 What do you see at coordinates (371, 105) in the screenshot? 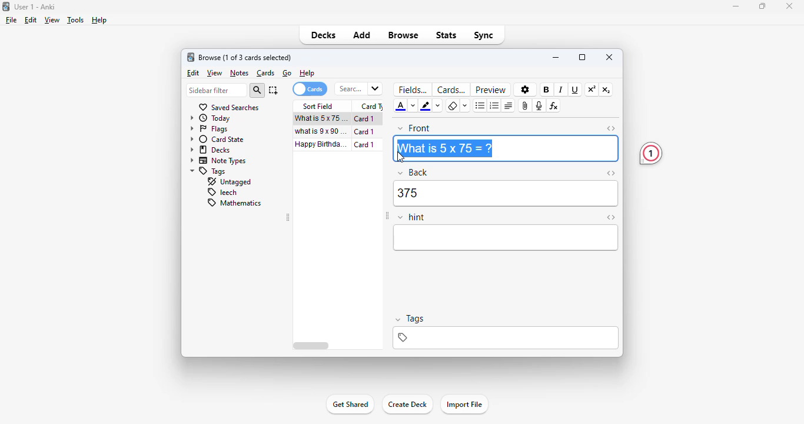
I see `card type` at bounding box center [371, 105].